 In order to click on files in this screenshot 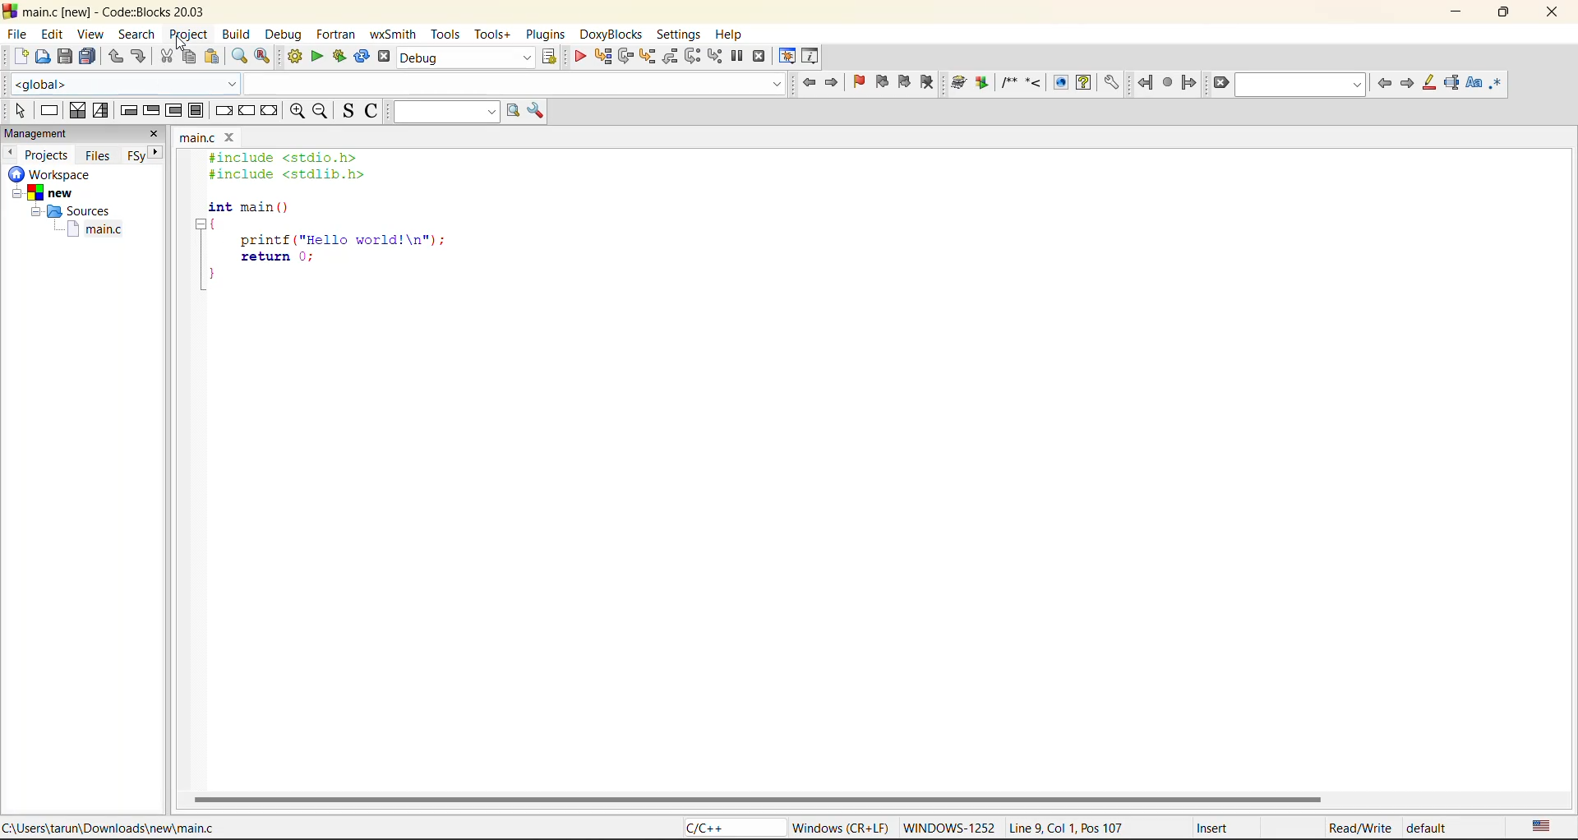, I will do `click(99, 155)`.